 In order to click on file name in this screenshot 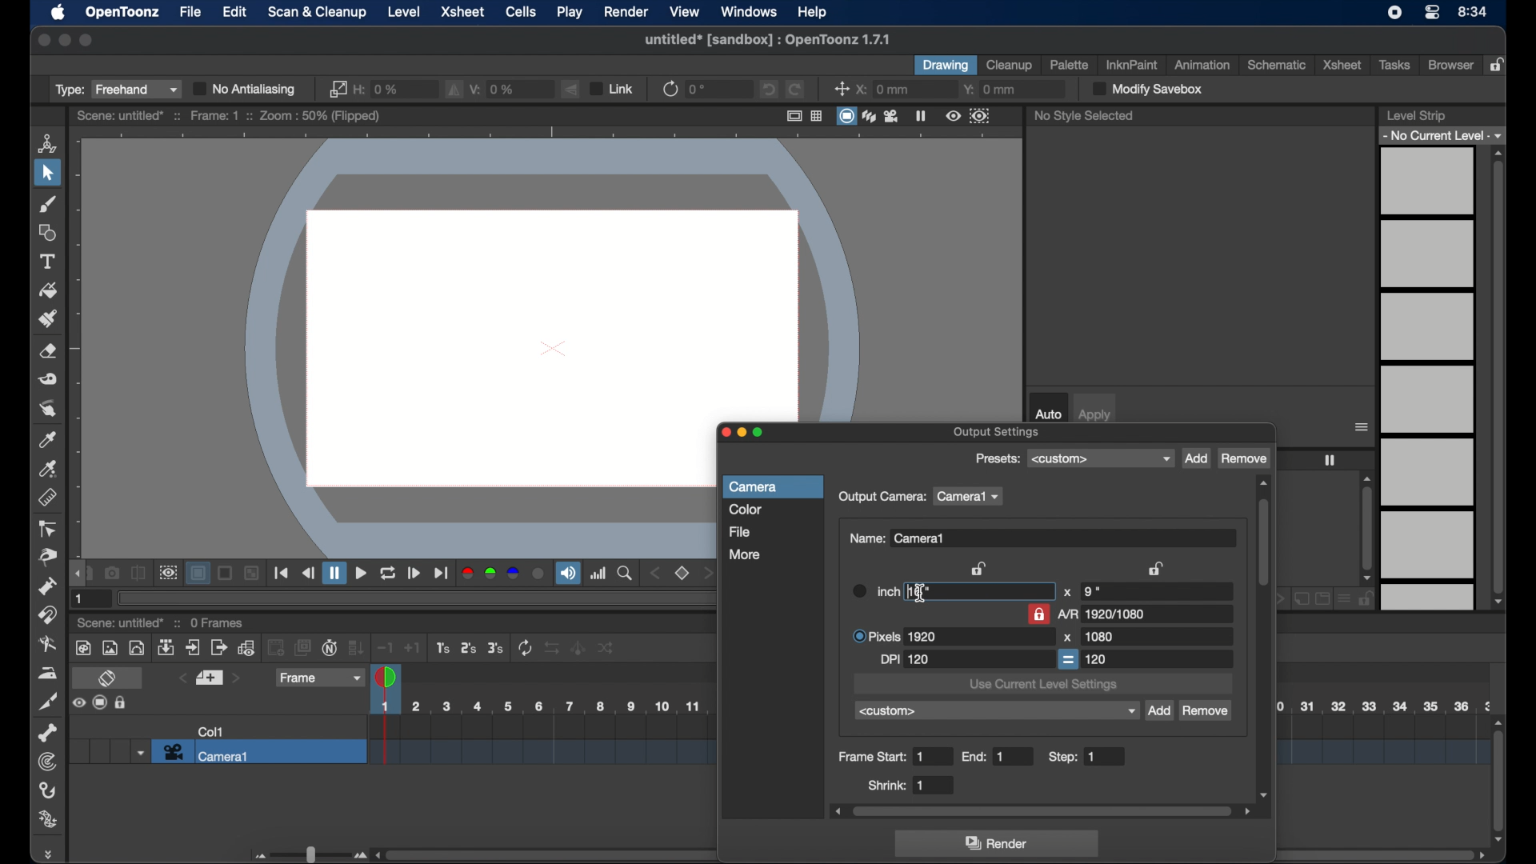, I will do `click(766, 39)`.